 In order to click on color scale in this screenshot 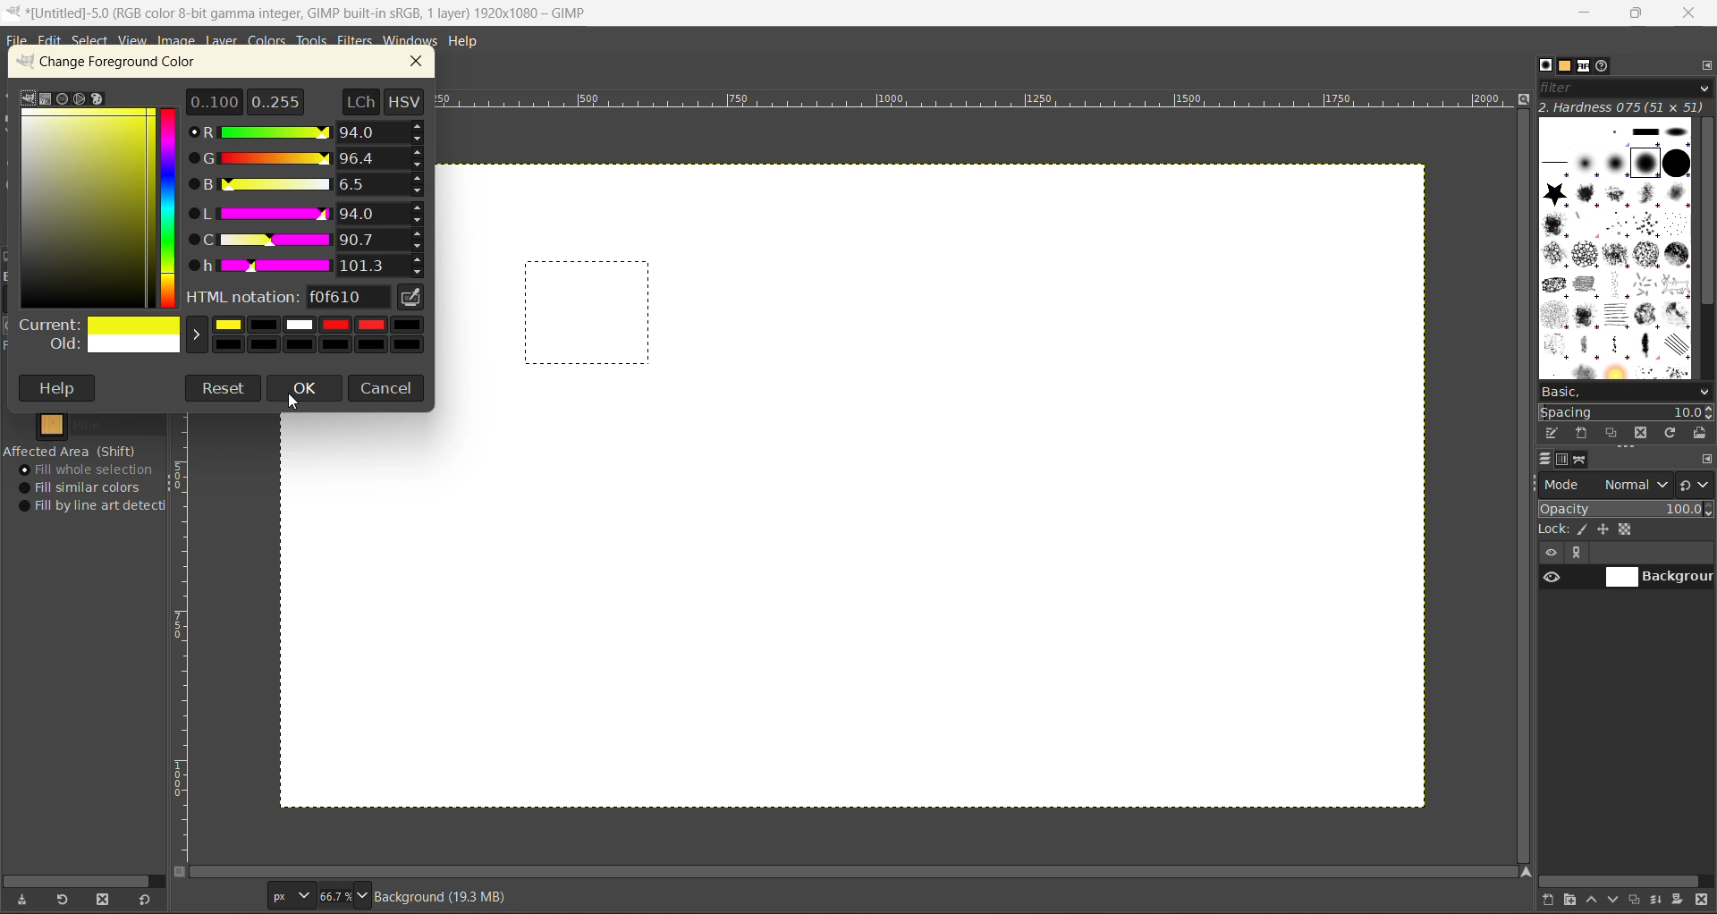, I will do `click(172, 206)`.